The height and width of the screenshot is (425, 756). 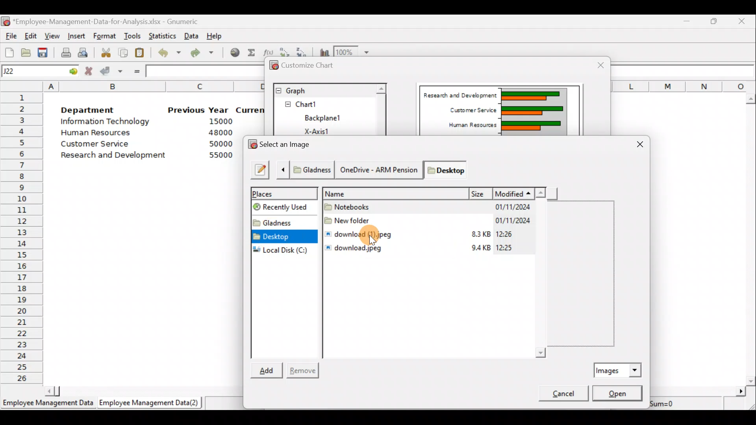 I want to click on Name, so click(x=396, y=193).